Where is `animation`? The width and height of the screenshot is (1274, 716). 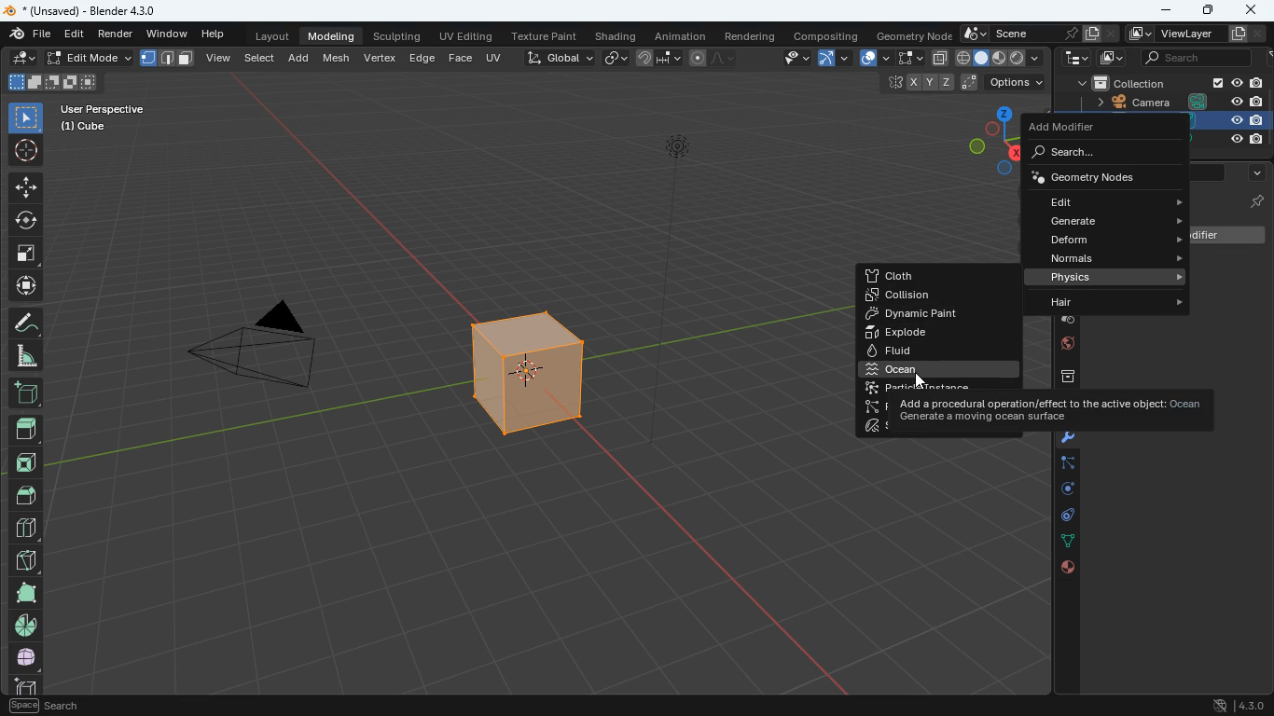
animation is located at coordinates (682, 34).